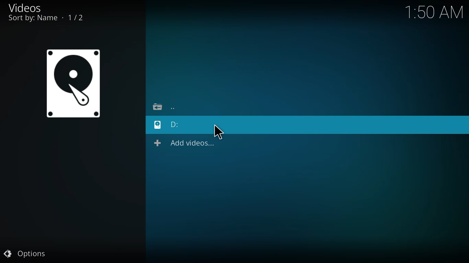 The width and height of the screenshot is (469, 263). I want to click on options, so click(26, 254).